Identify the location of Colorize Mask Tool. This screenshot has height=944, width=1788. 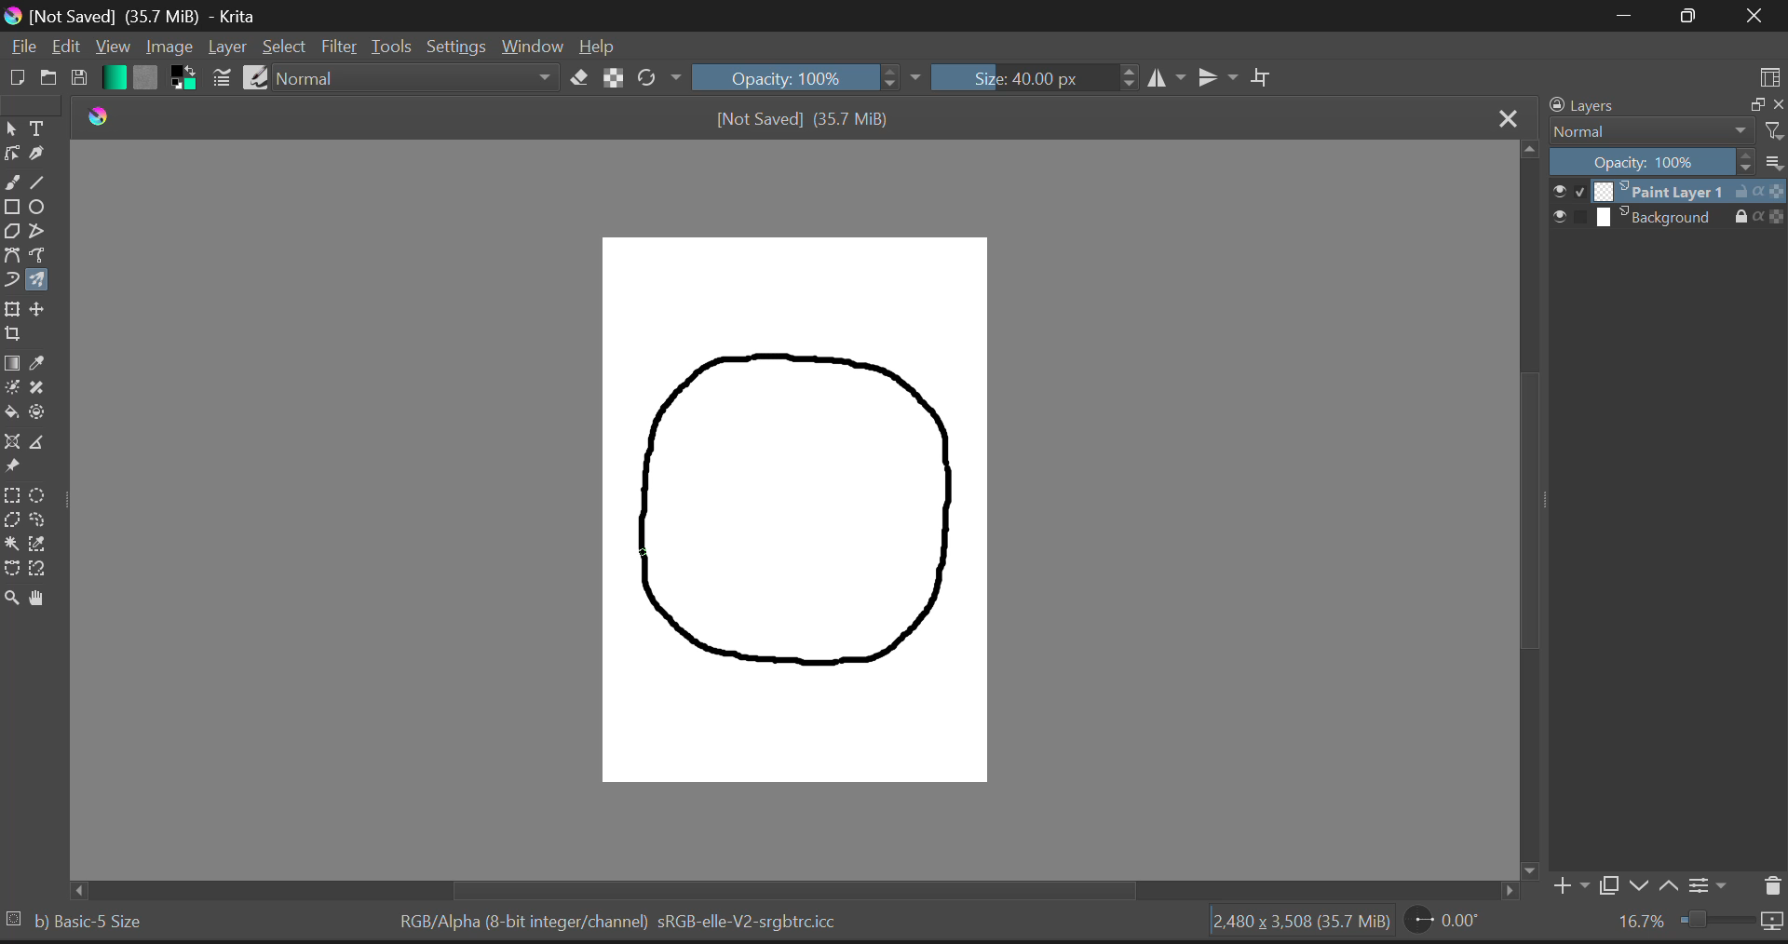
(11, 390).